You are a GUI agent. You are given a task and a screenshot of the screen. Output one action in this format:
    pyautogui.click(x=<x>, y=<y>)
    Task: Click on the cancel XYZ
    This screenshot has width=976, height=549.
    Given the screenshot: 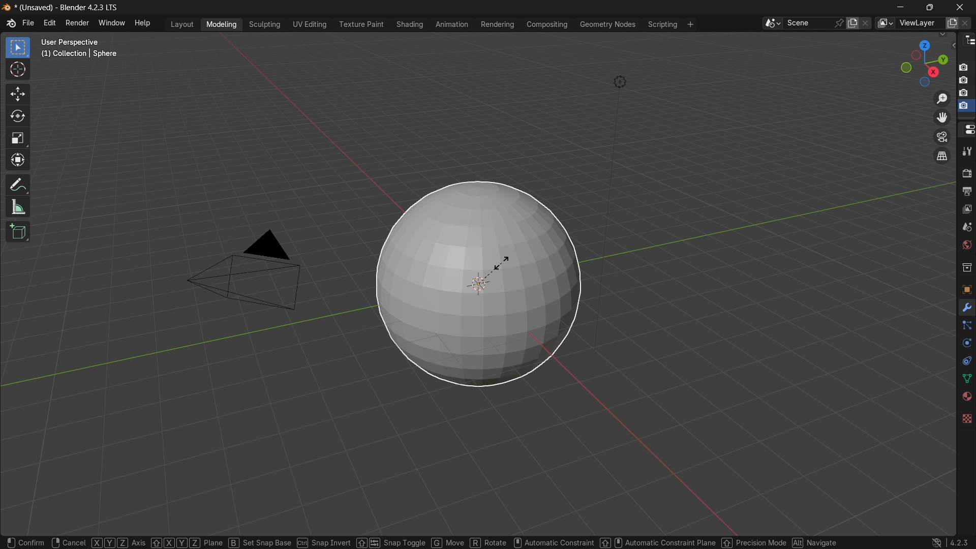 What is the action you would take?
    pyautogui.click(x=91, y=541)
    